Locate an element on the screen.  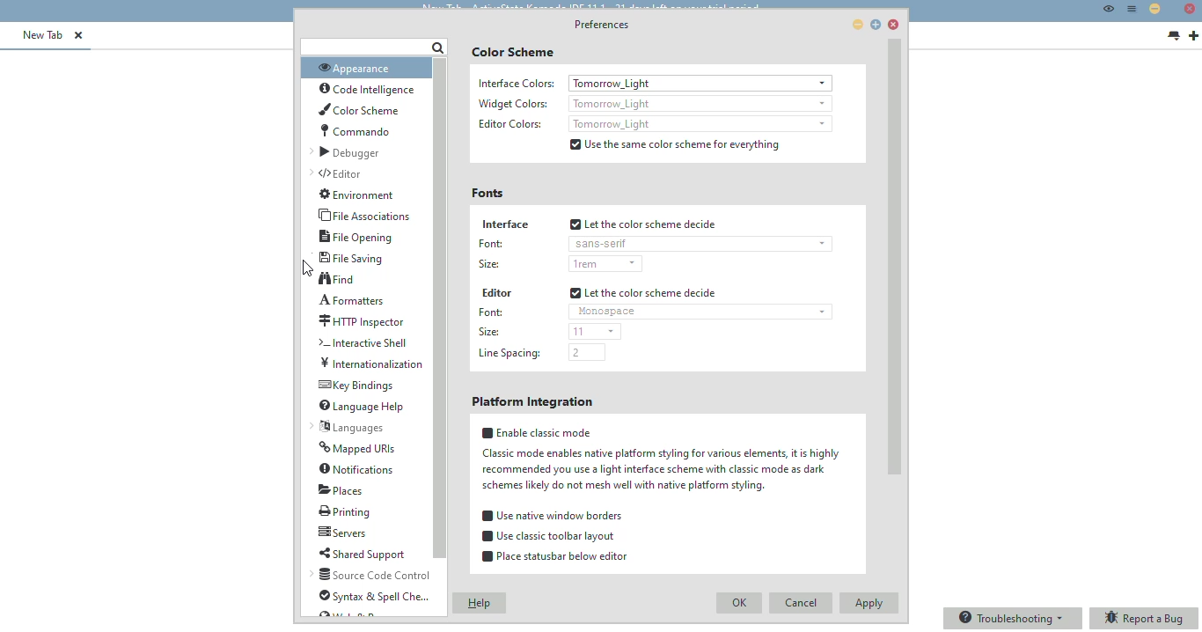
line spacing: 2 is located at coordinates (539, 353).